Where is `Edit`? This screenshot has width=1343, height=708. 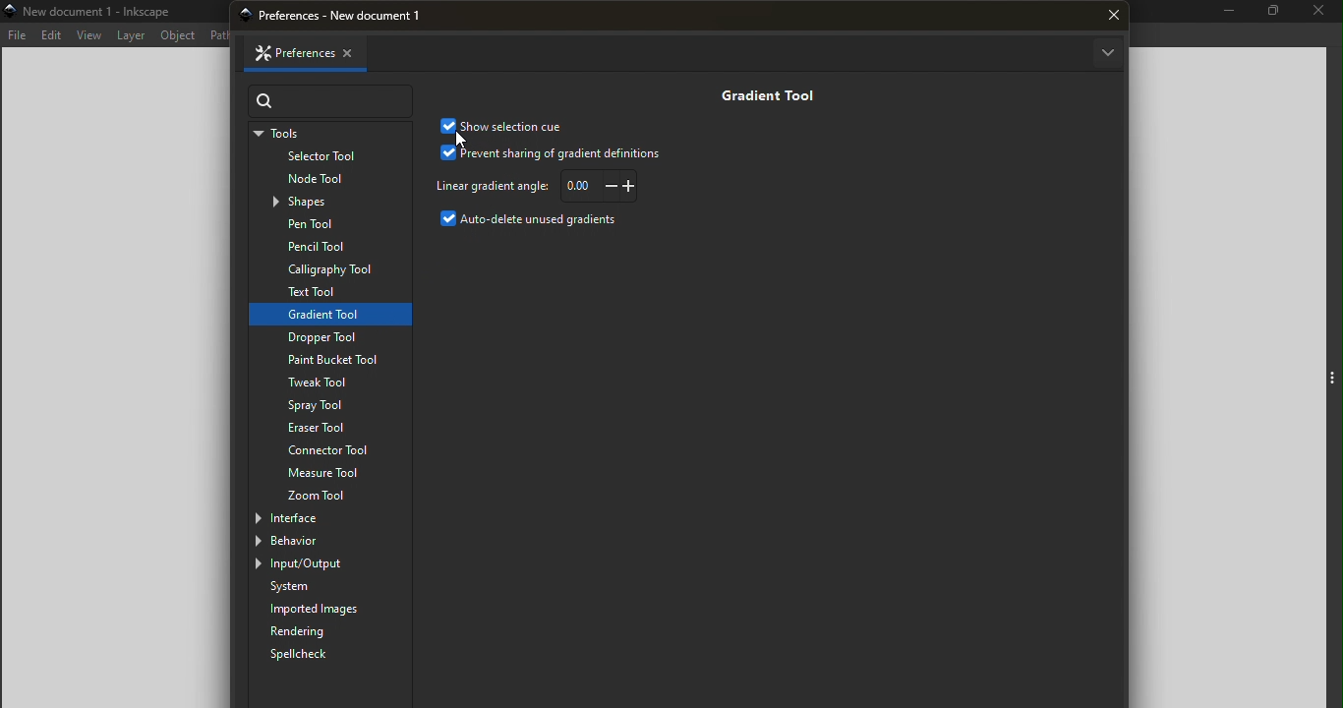
Edit is located at coordinates (51, 35).